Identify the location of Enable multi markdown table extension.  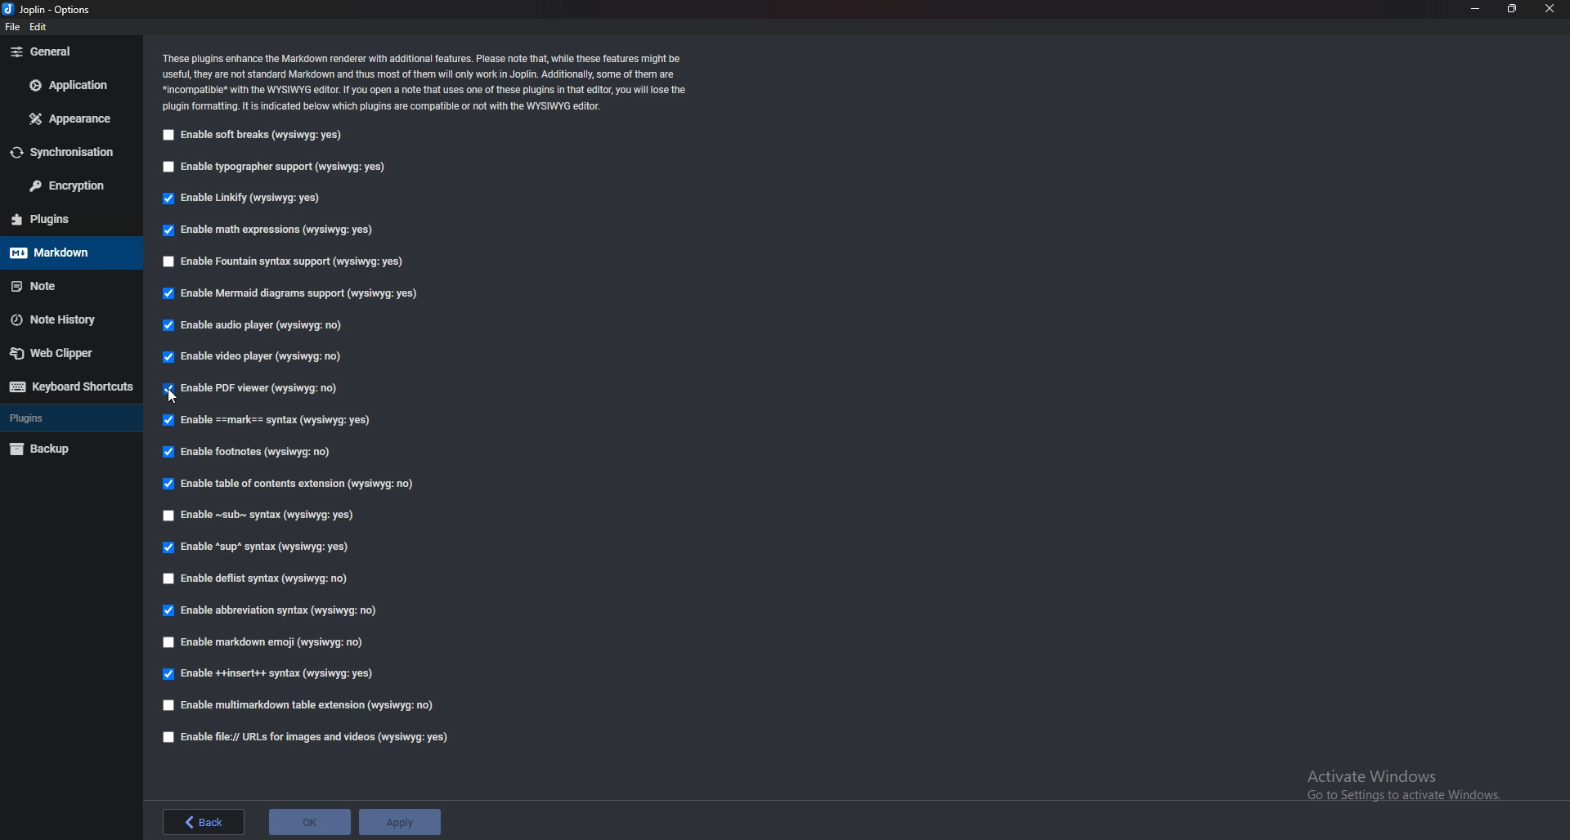
(300, 705).